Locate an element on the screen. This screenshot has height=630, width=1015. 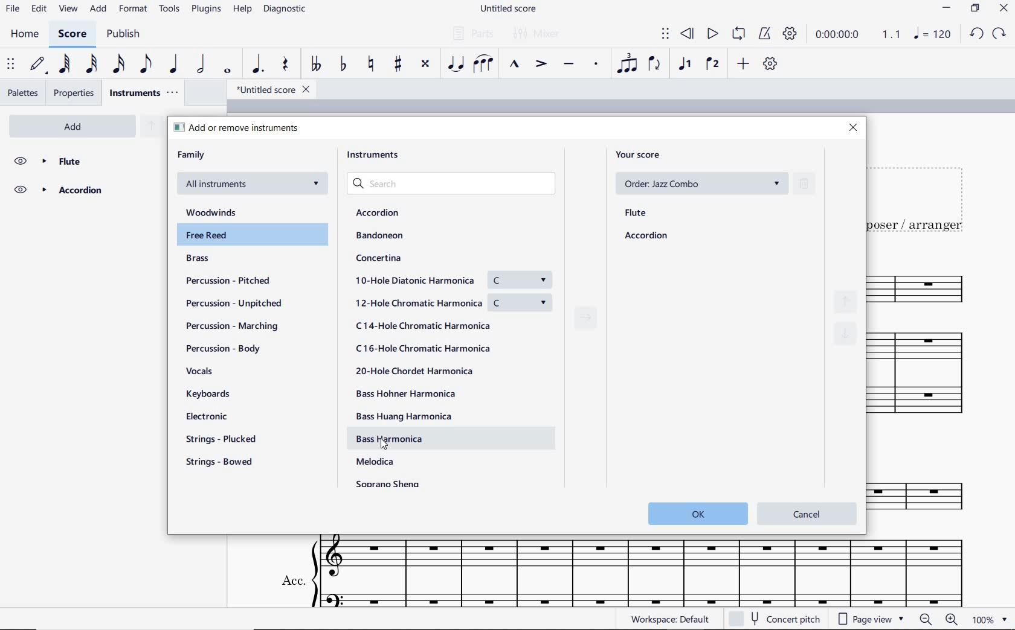
vocals is located at coordinates (224, 371).